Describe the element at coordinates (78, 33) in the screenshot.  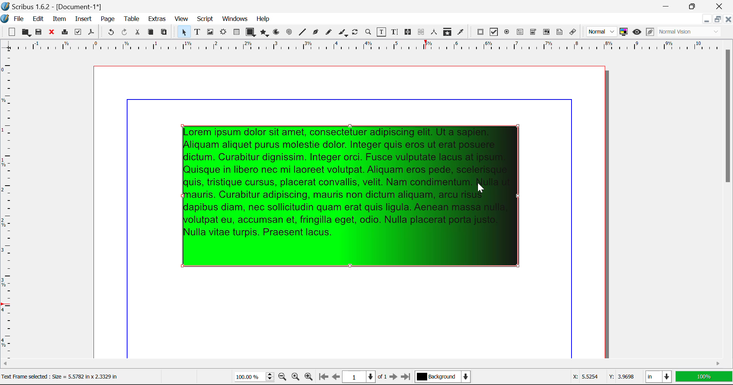
I see `Preflight Verifier` at that location.